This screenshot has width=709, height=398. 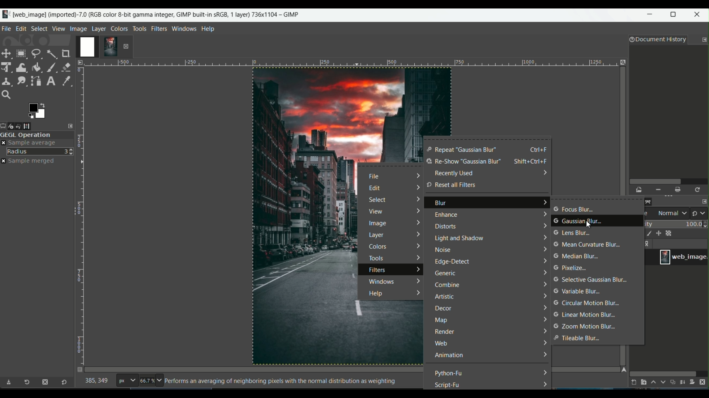 What do you see at coordinates (445, 216) in the screenshot?
I see `enhance` at bounding box center [445, 216].